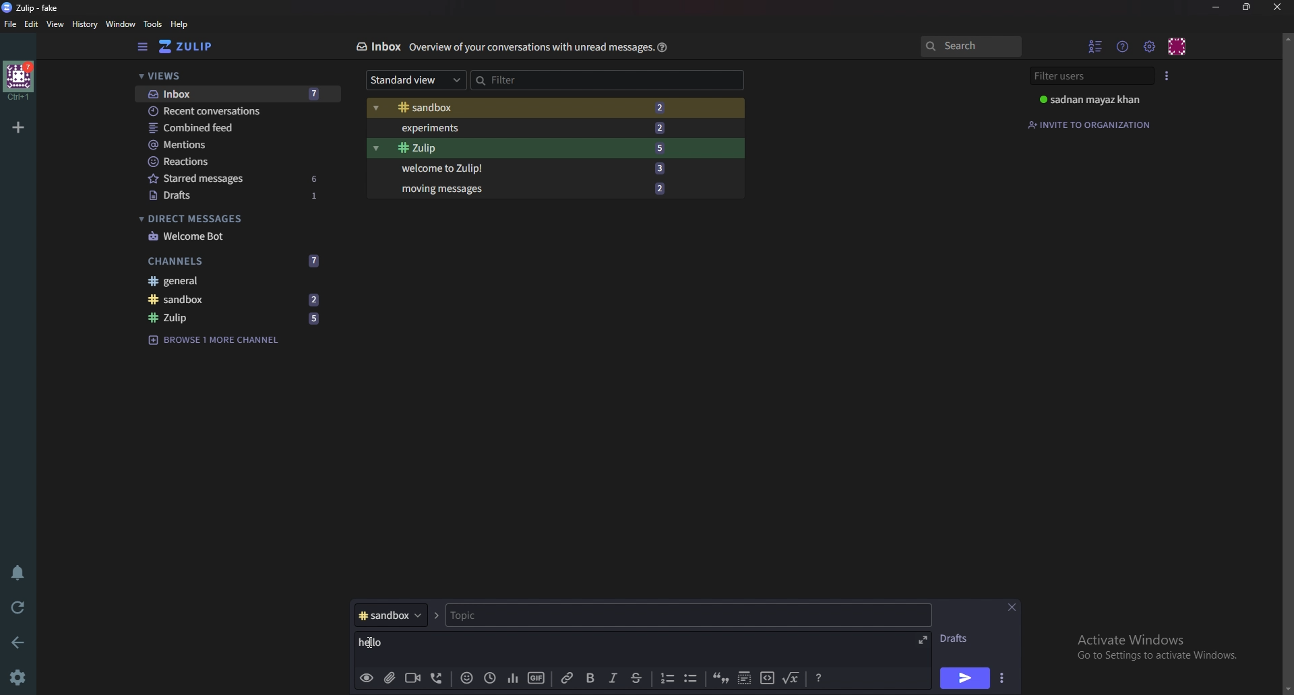 The height and width of the screenshot is (695, 1294). I want to click on Close, so click(1012, 607).